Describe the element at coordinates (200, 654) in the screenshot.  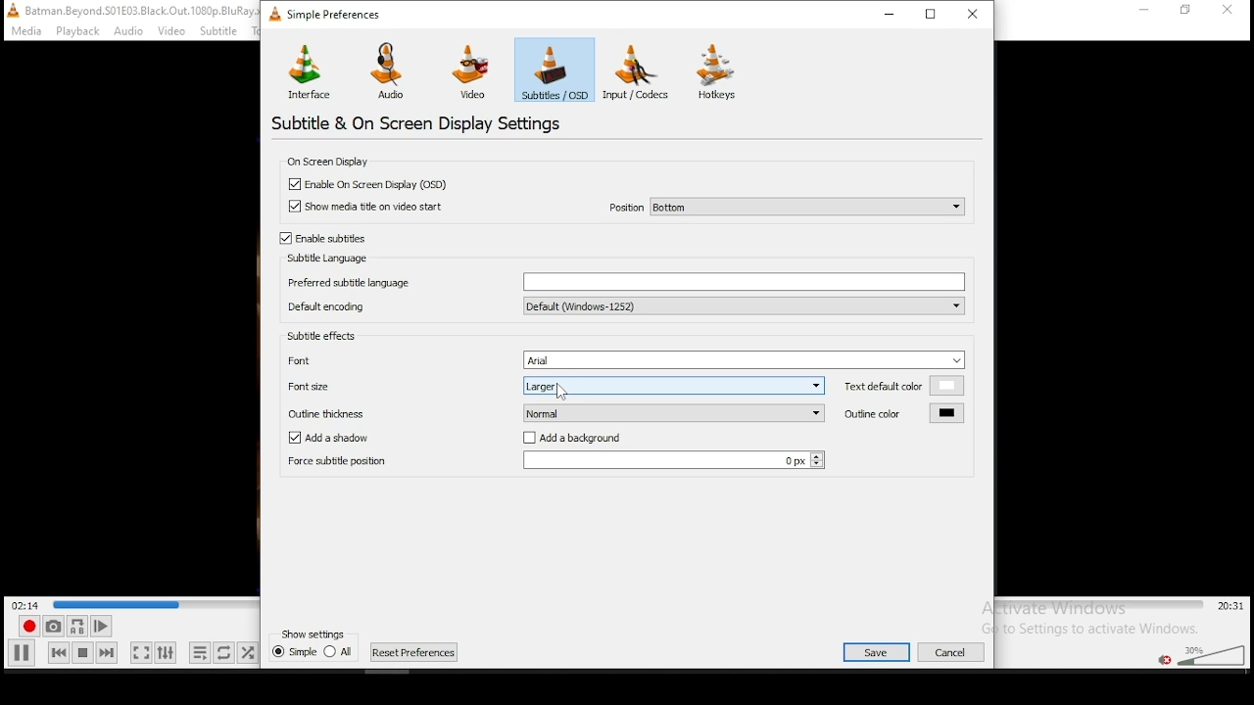
I see `toggle playlist` at that location.